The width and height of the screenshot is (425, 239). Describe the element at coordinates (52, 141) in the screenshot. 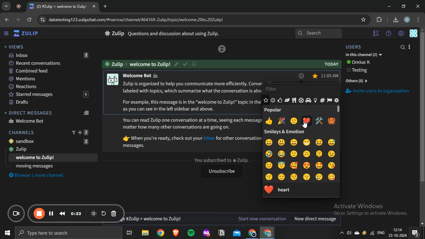

I see `sandbox` at that location.